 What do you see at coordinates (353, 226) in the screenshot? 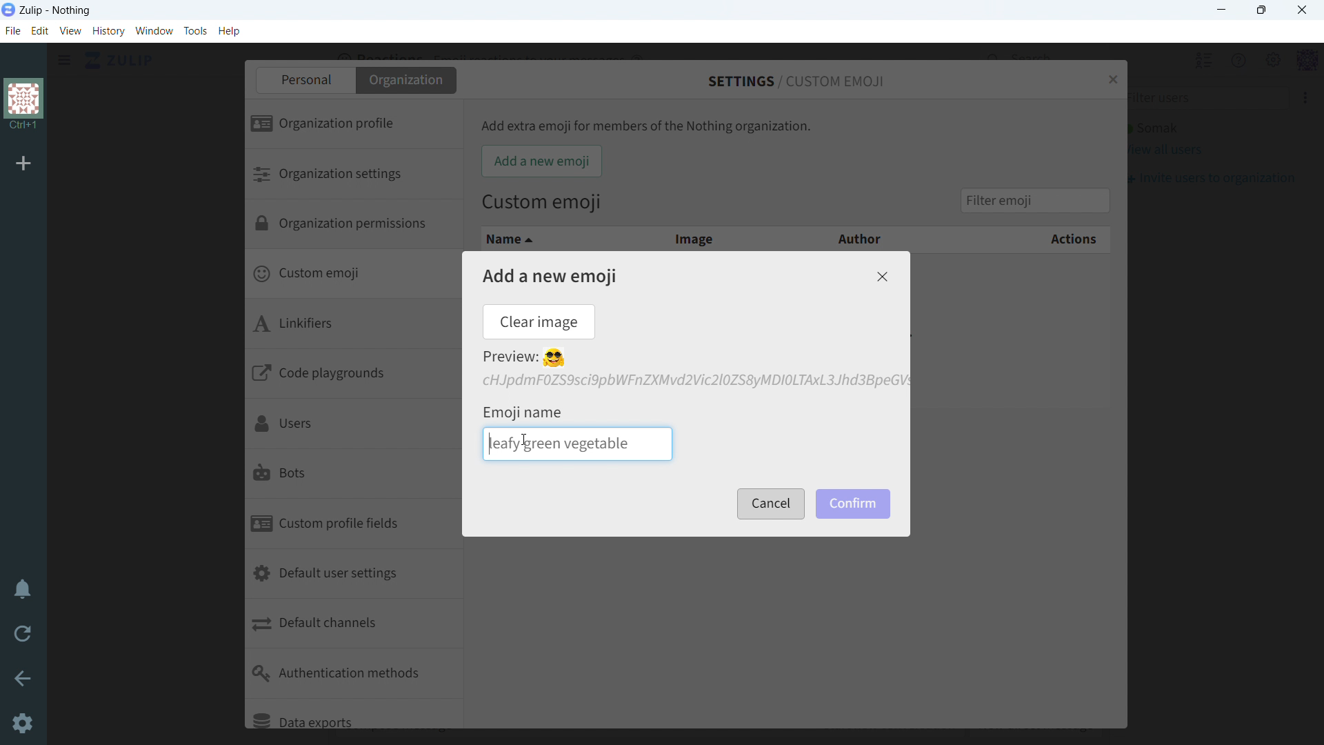
I see `organization permissions` at bounding box center [353, 226].